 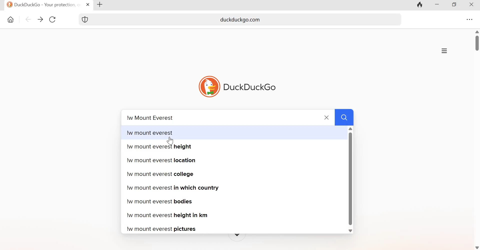 What do you see at coordinates (86, 19) in the screenshot?
I see `Shield` at bounding box center [86, 19].